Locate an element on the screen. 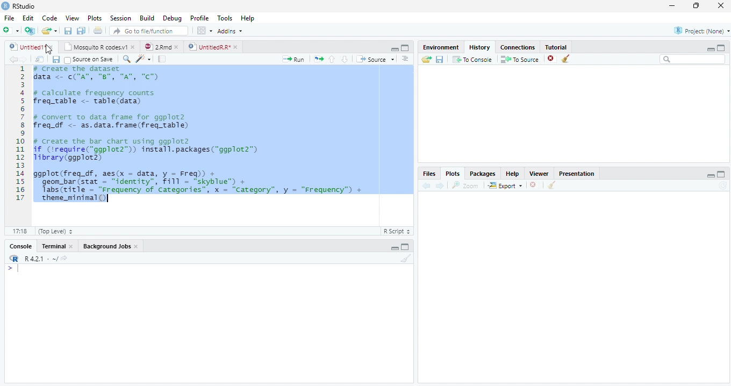 Image resolution: width=731 pixels, height=386 pixels. Close is located at coordinates (720, 6).